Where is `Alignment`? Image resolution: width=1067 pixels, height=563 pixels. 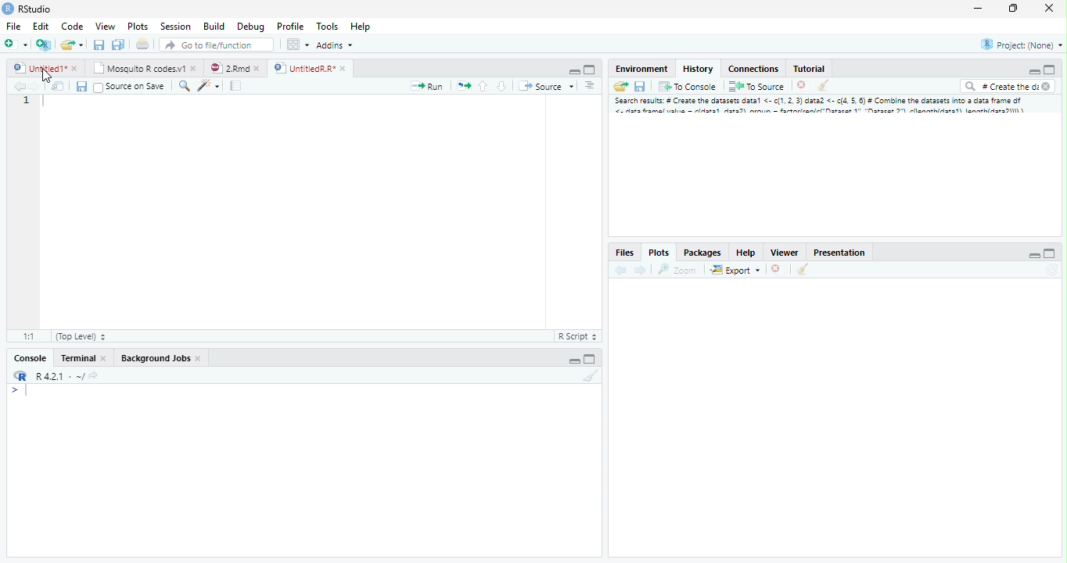 Alignment is located at coordinates (591, 88).